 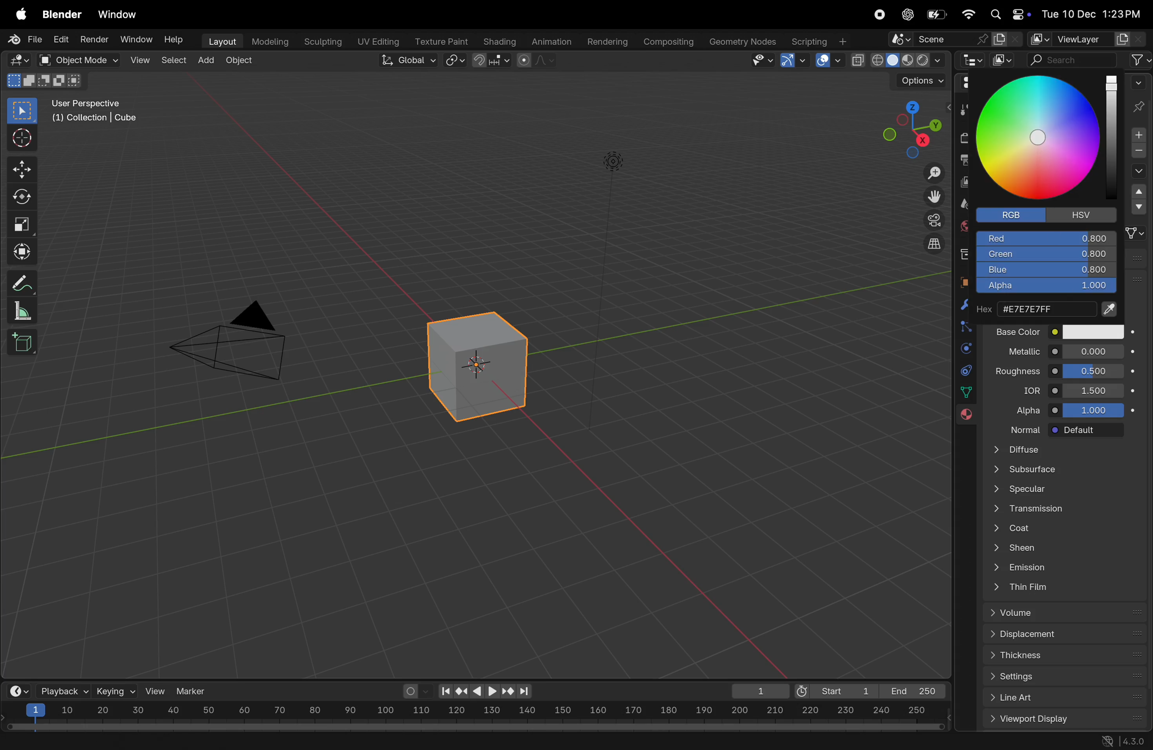 I want to click on orthographic view, so click(x=935, y=243).